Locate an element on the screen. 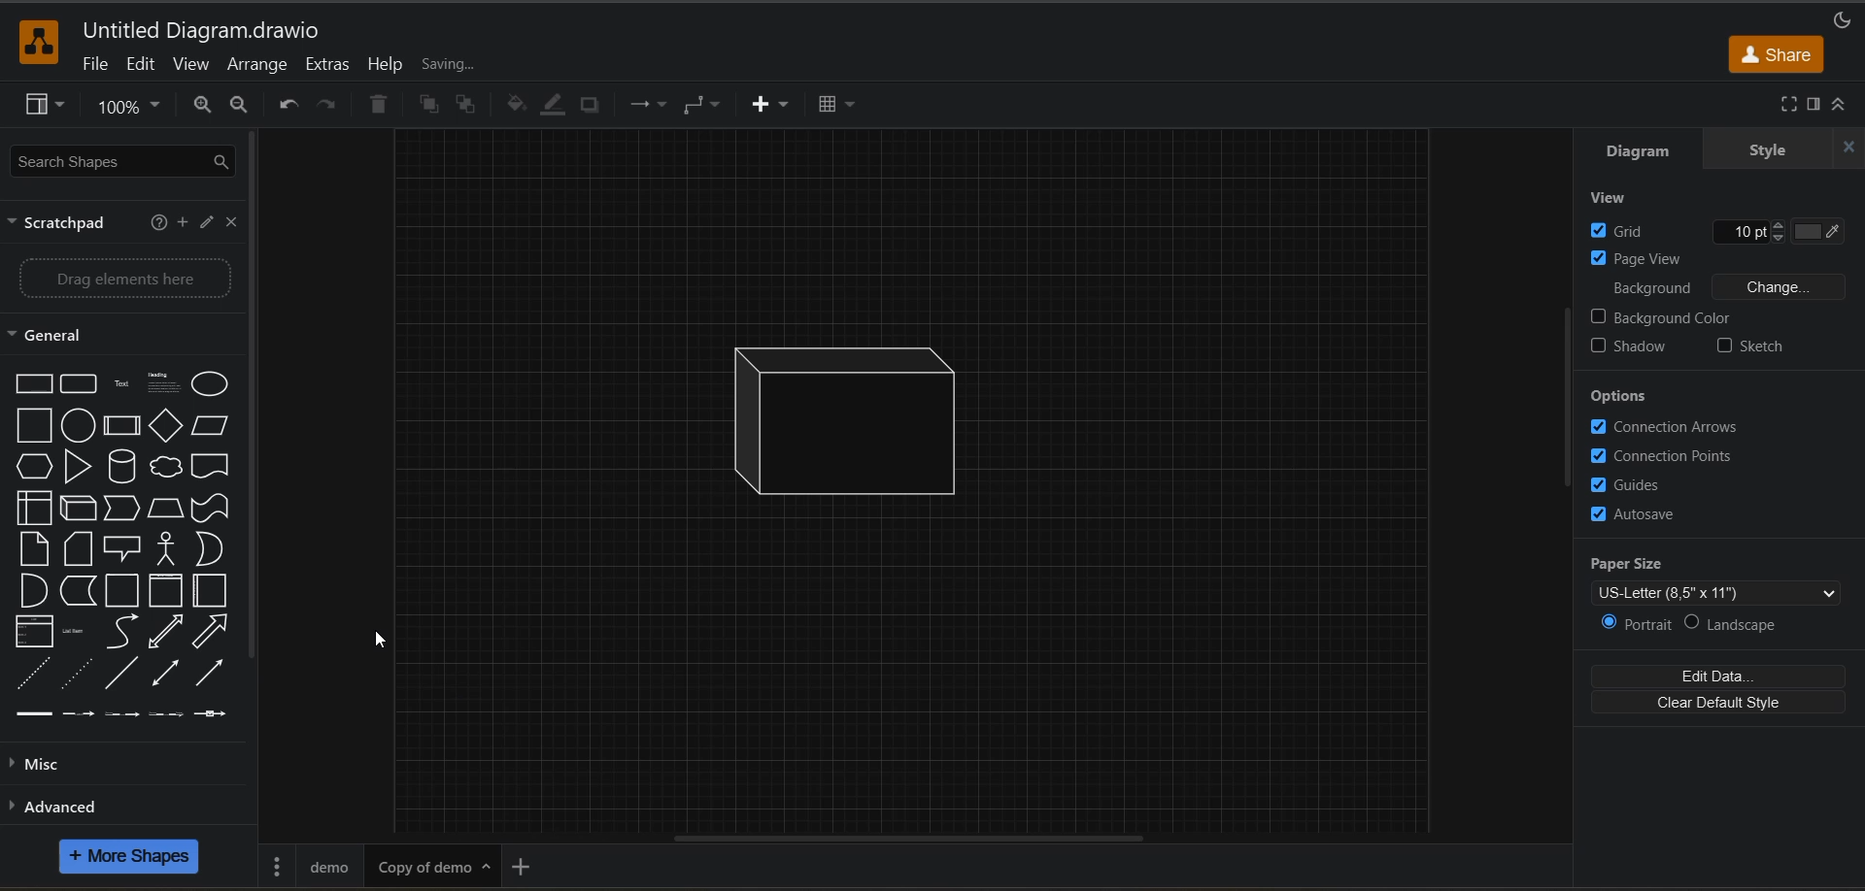 Image resolution: width=1865 pixels, height=891 pixels. connection arrows is located at coordinates (1668, 429).